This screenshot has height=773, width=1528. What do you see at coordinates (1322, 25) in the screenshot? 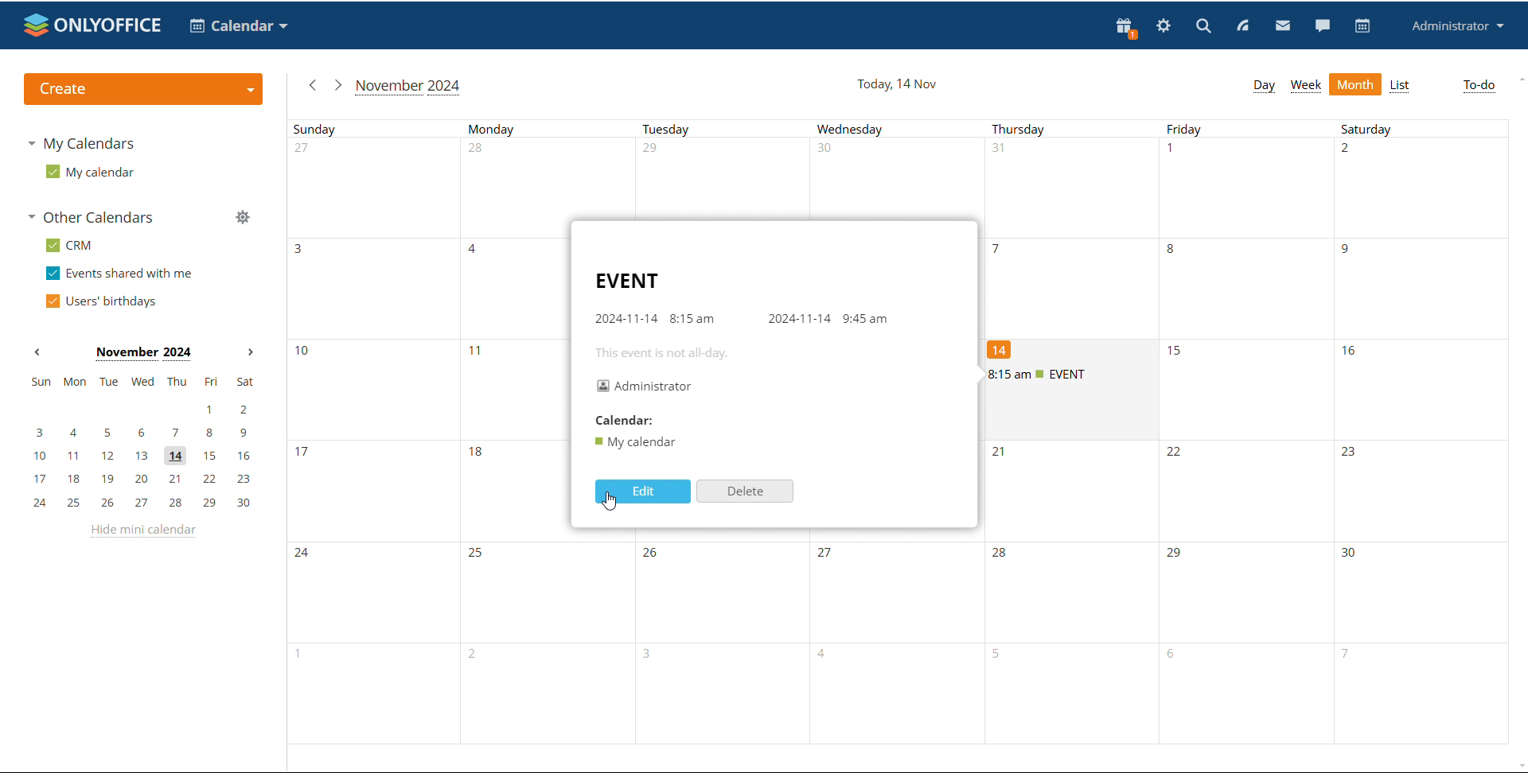
I see `chat` at bounding box center [1322, 25].